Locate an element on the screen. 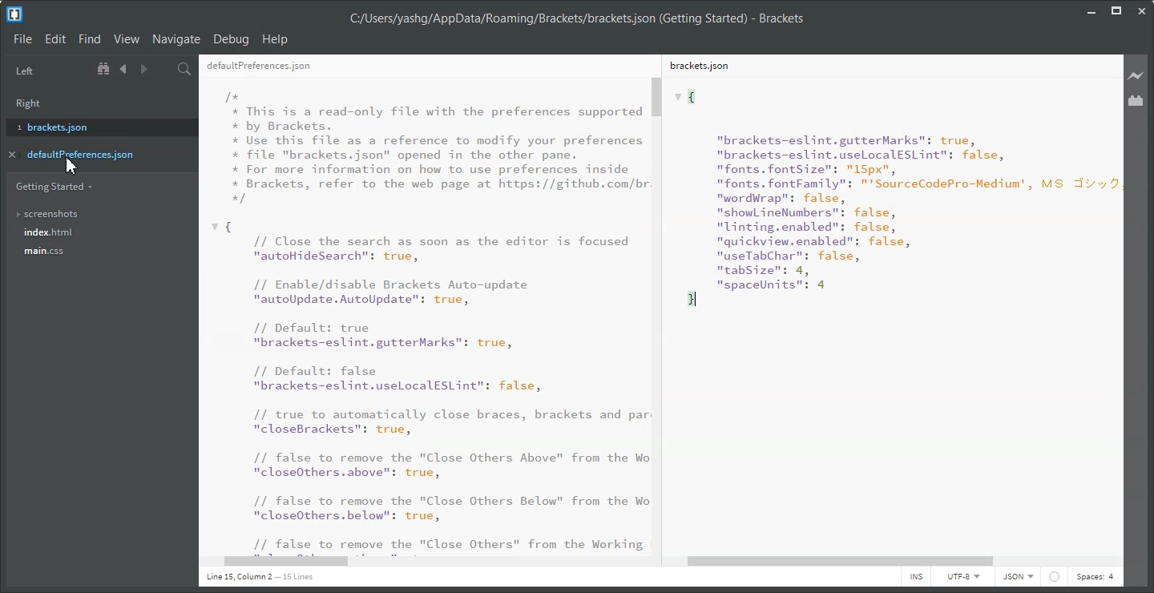 This screenshot has height=593, width=1154. HTML is located at coordinates (1017, 578).